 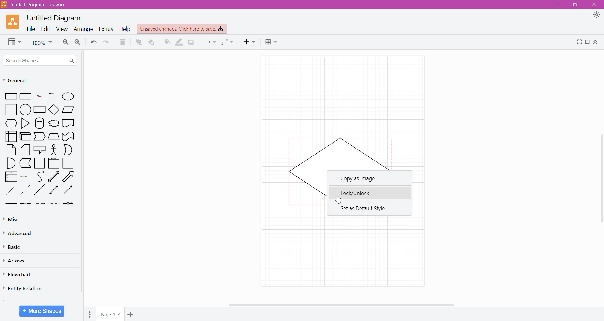 I want to click on Connection, so click(x=210, y=42).